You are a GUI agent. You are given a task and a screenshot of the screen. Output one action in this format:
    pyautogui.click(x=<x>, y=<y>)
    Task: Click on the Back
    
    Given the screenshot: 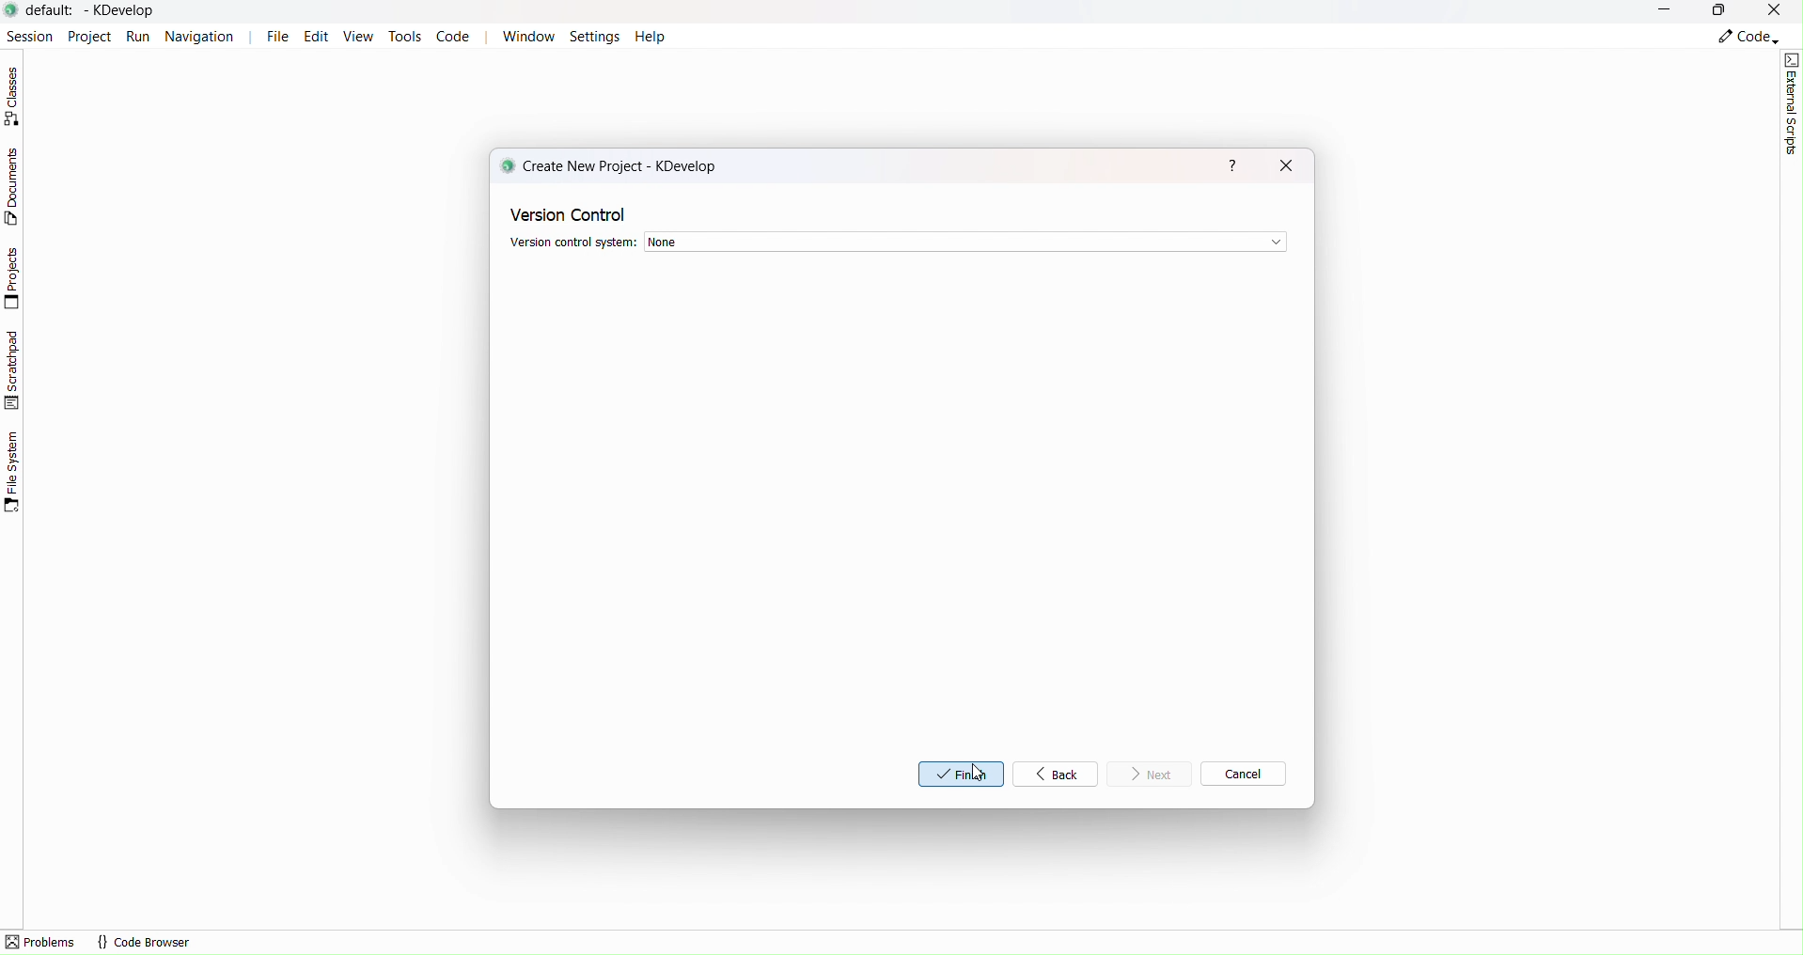 What is the action you would take?
    pyautogui.click(x=1062, y=773)
    